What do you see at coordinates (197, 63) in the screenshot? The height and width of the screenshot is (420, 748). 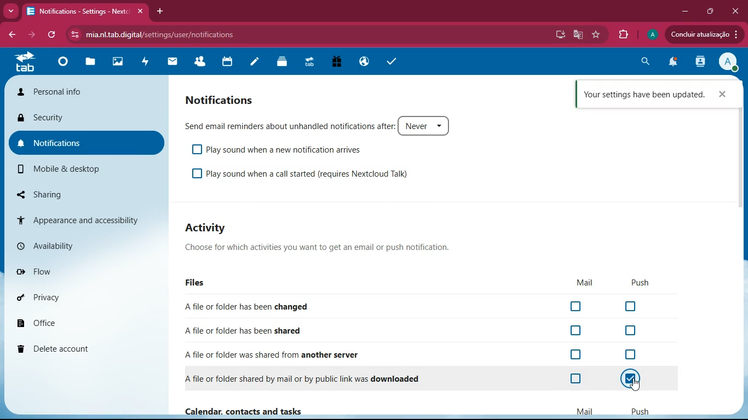 I see `friends` at bounding box center [197, 63].